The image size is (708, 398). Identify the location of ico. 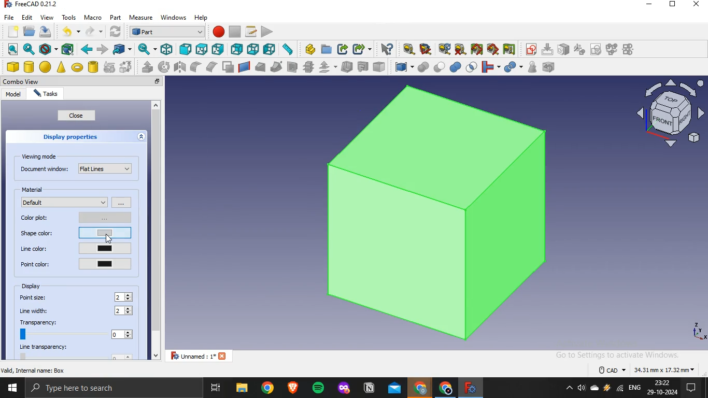
(673, 111).